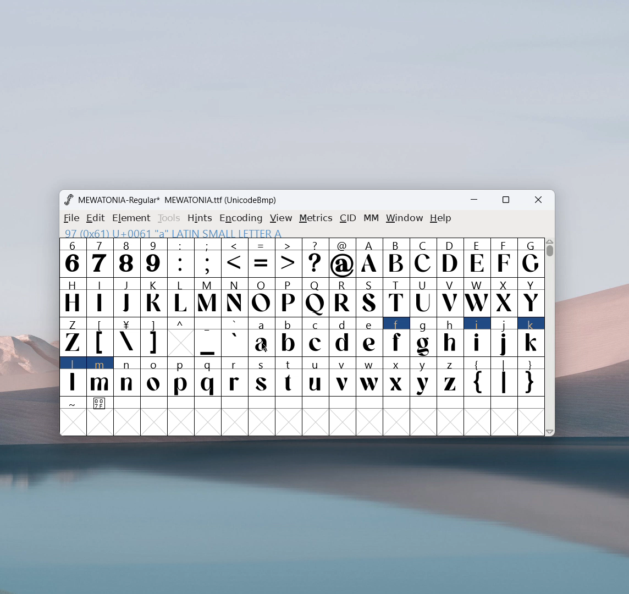 The image size is (629, 594). Describe the element at coordinates (68, 200) in the screenshot. I see `logo` at that location.